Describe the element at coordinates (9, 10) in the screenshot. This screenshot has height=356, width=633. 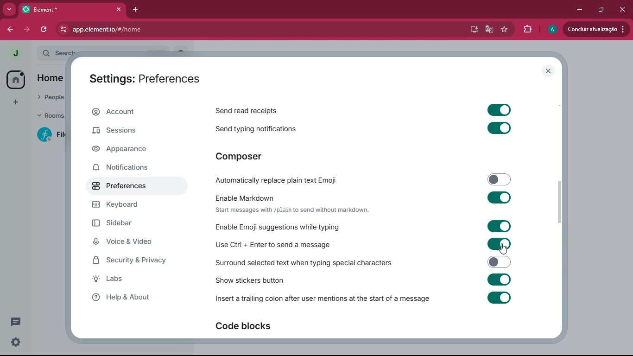
I see `more` at that location.